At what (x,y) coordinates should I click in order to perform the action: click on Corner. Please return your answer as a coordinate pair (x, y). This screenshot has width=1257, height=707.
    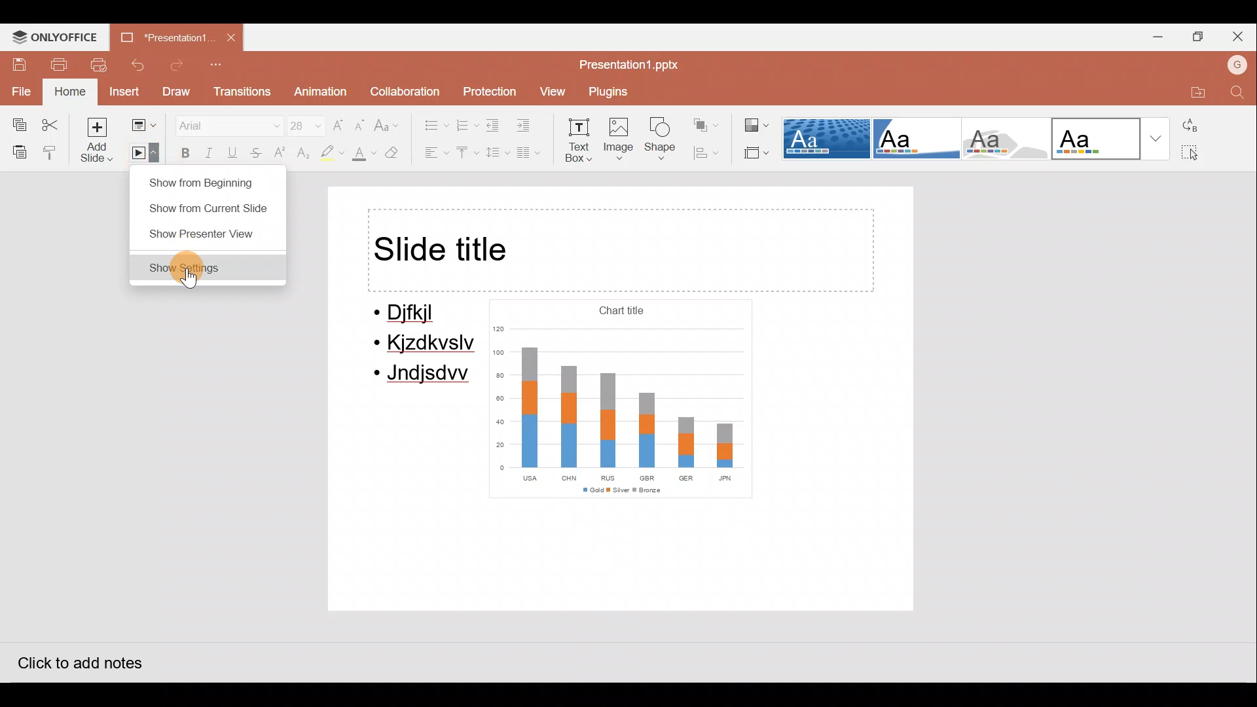
    Looking at the image, I should click on (915, 137).